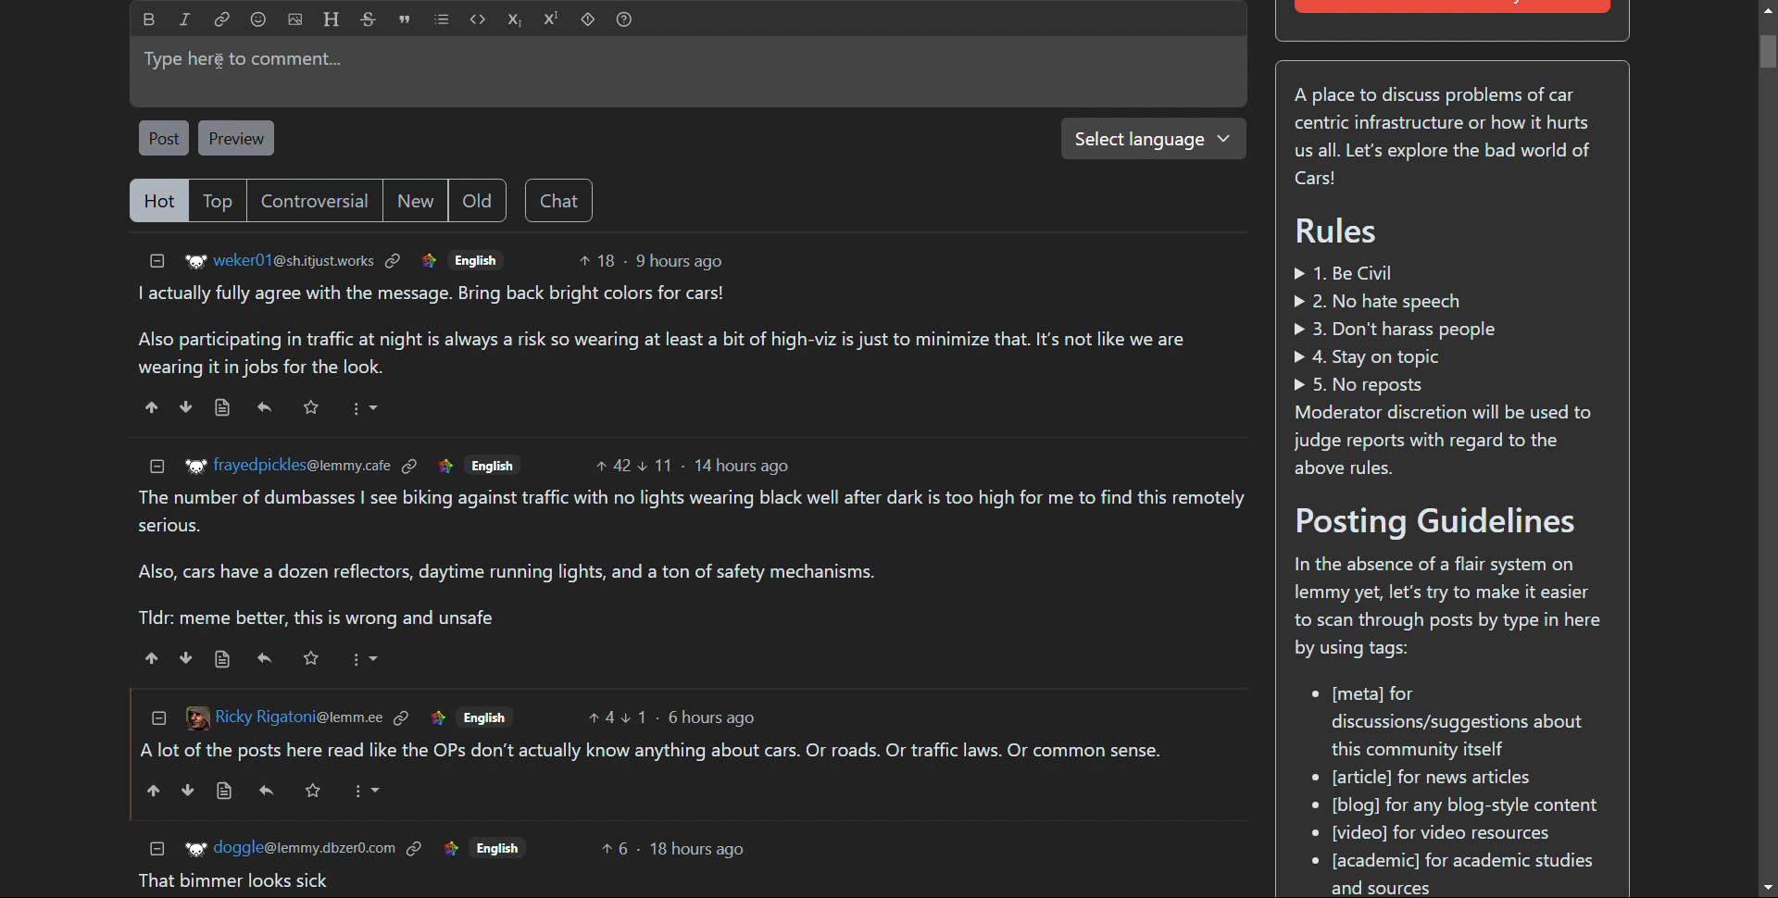 This screenshot has height=898, width=1778. What do you see at coordinates (157, 717) in the screenshot?
I see `collapse` at bounding box center [157, 717].